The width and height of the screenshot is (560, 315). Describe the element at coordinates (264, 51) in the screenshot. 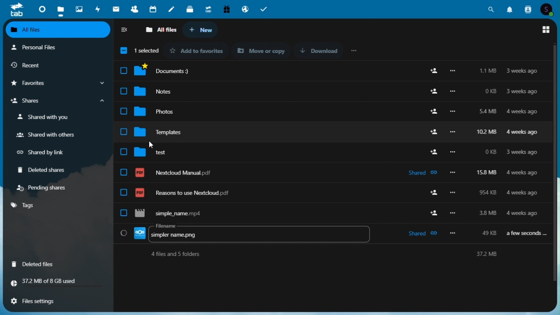

I see `Move or Copy` at that location.